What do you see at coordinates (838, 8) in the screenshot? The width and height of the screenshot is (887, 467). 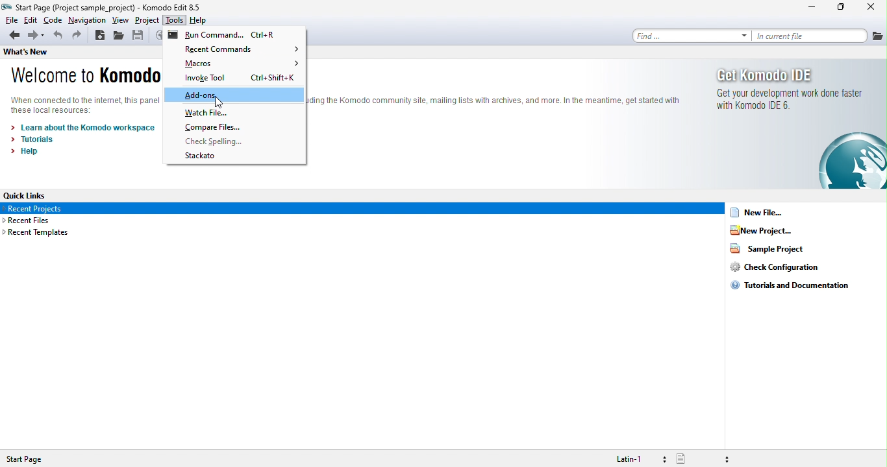 I see `maximize` at bounding box center [838, 8].